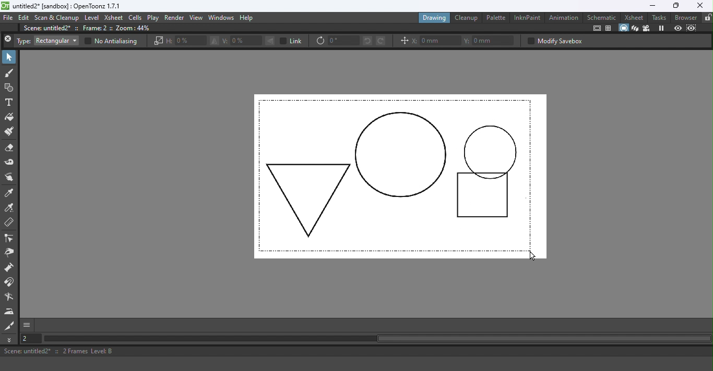 The width and height of the screenshot is (713, 371). Describe the element at coordinates (343, 40) in the screenshot. I see `0` at that location.